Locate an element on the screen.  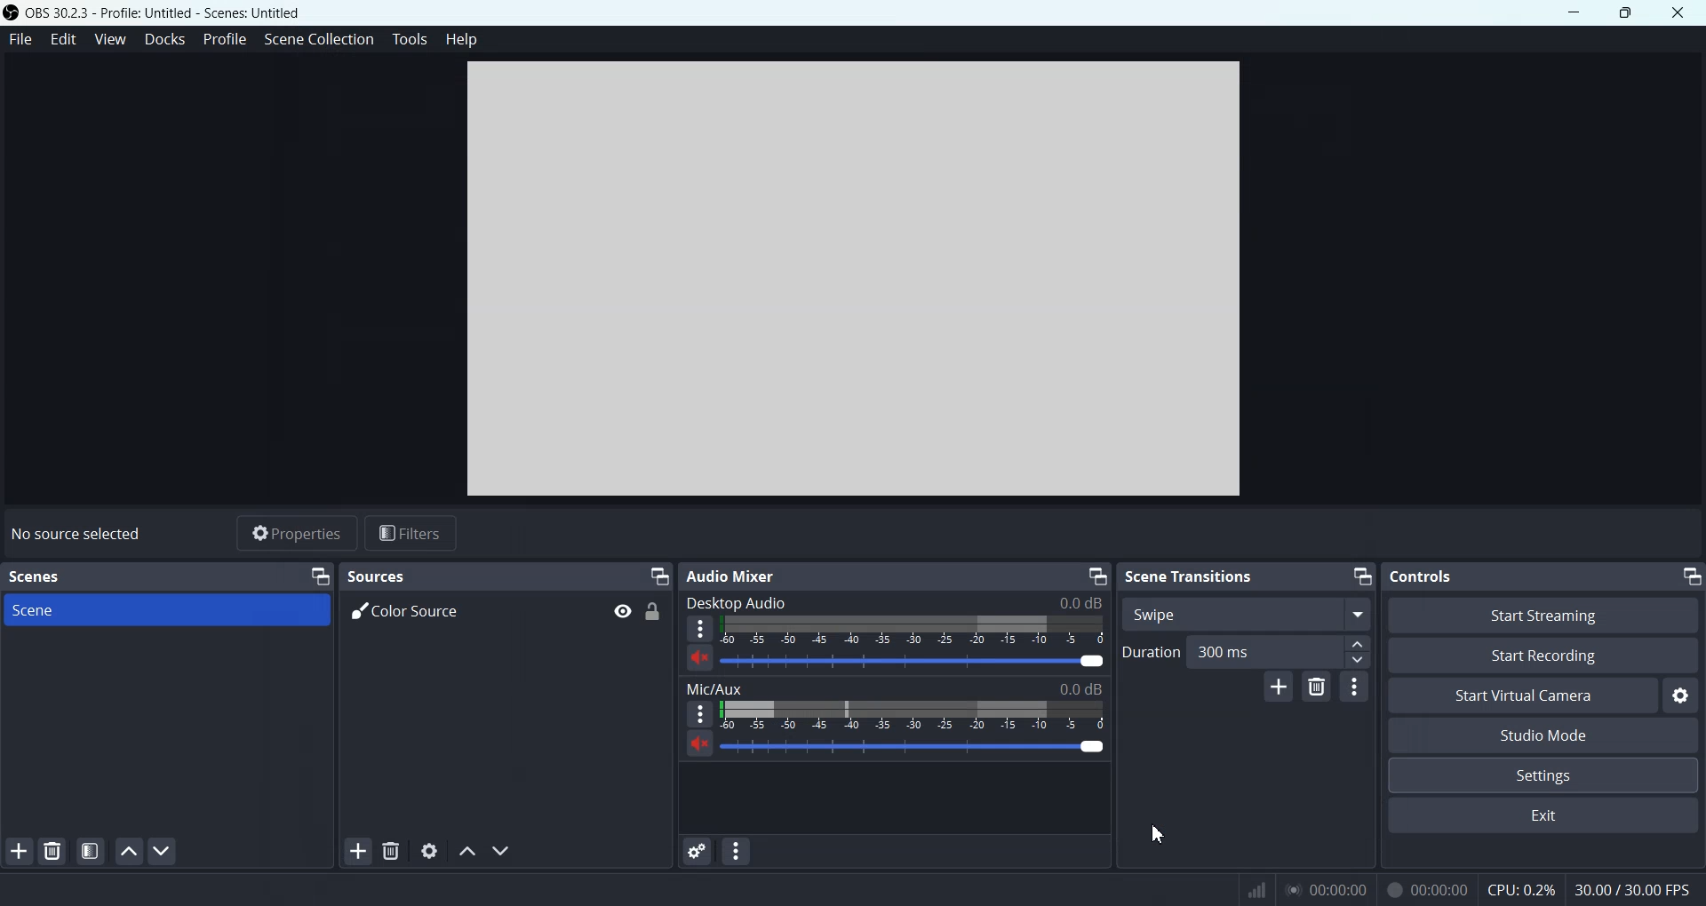
CPU is located at coordinates (1522, 891).